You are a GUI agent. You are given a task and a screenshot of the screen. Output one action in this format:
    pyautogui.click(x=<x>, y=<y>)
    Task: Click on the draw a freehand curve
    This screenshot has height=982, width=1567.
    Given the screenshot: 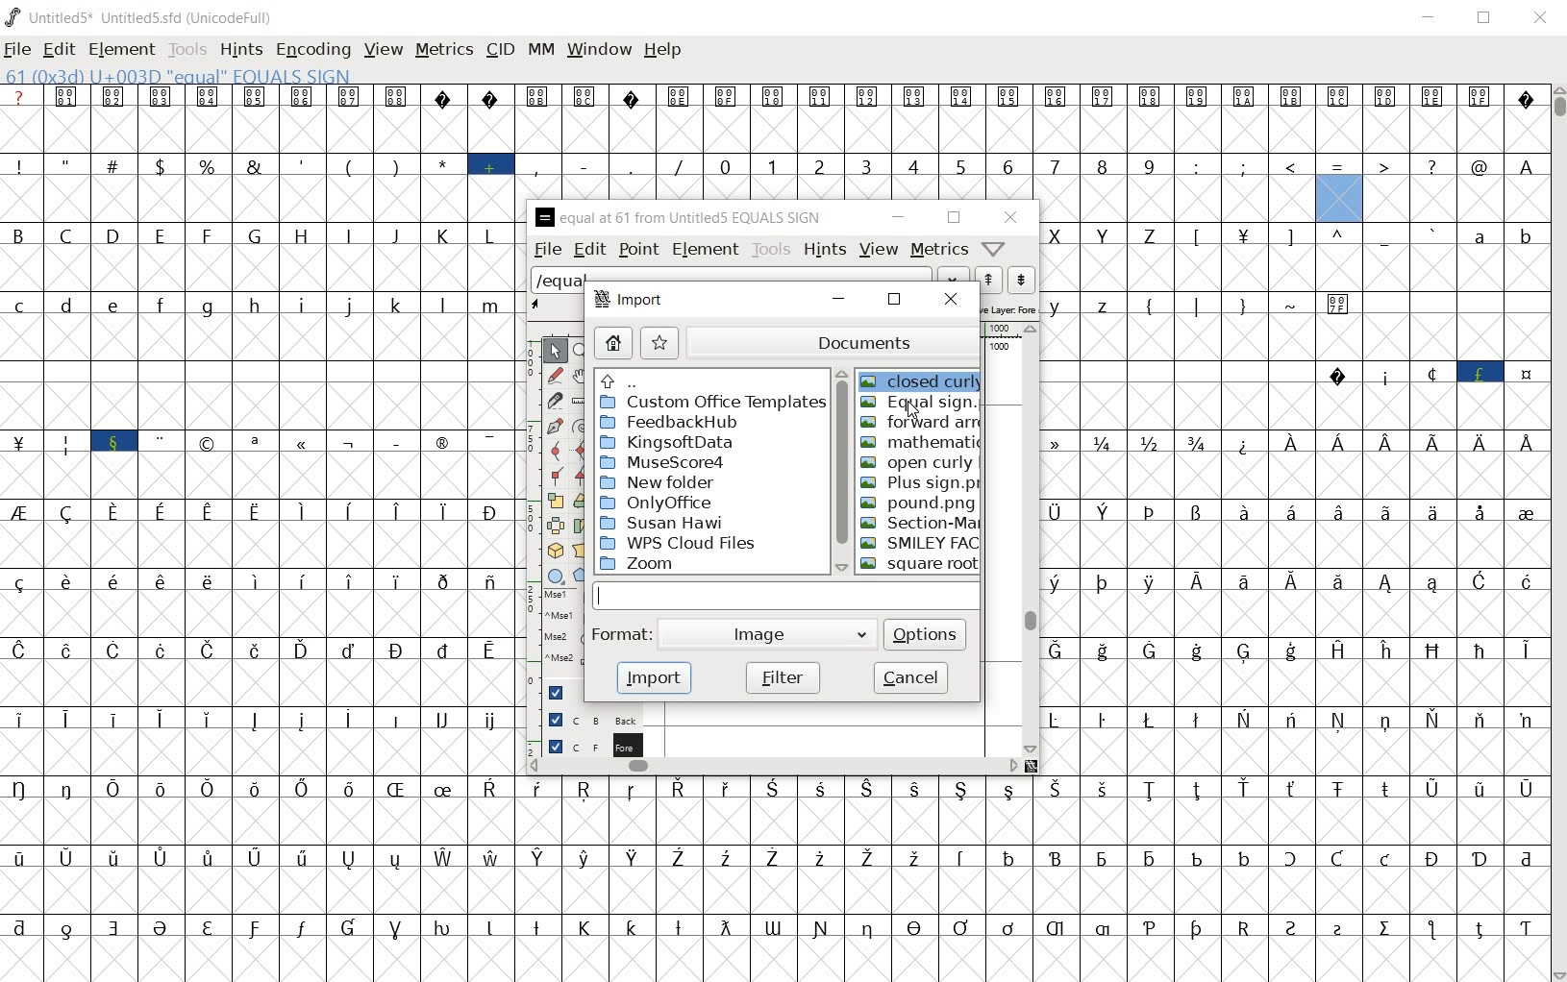 What is the action you would take?
    pyautogui.click(x=554, y=374)
    